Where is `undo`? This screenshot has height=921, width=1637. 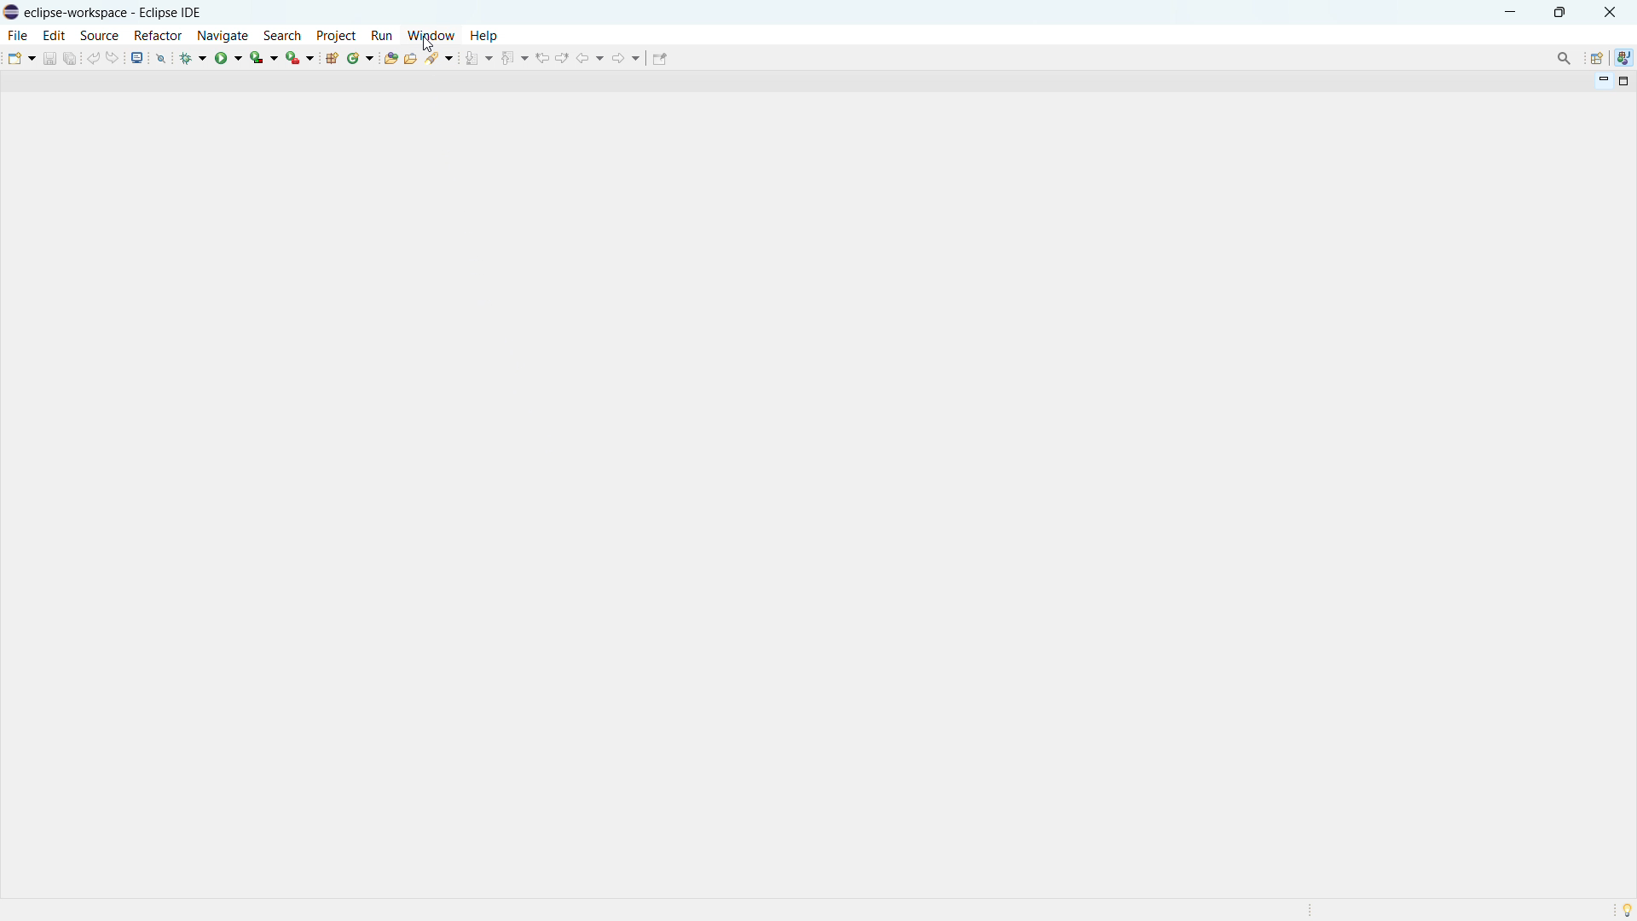 undo is located at coordinates (93, 57).